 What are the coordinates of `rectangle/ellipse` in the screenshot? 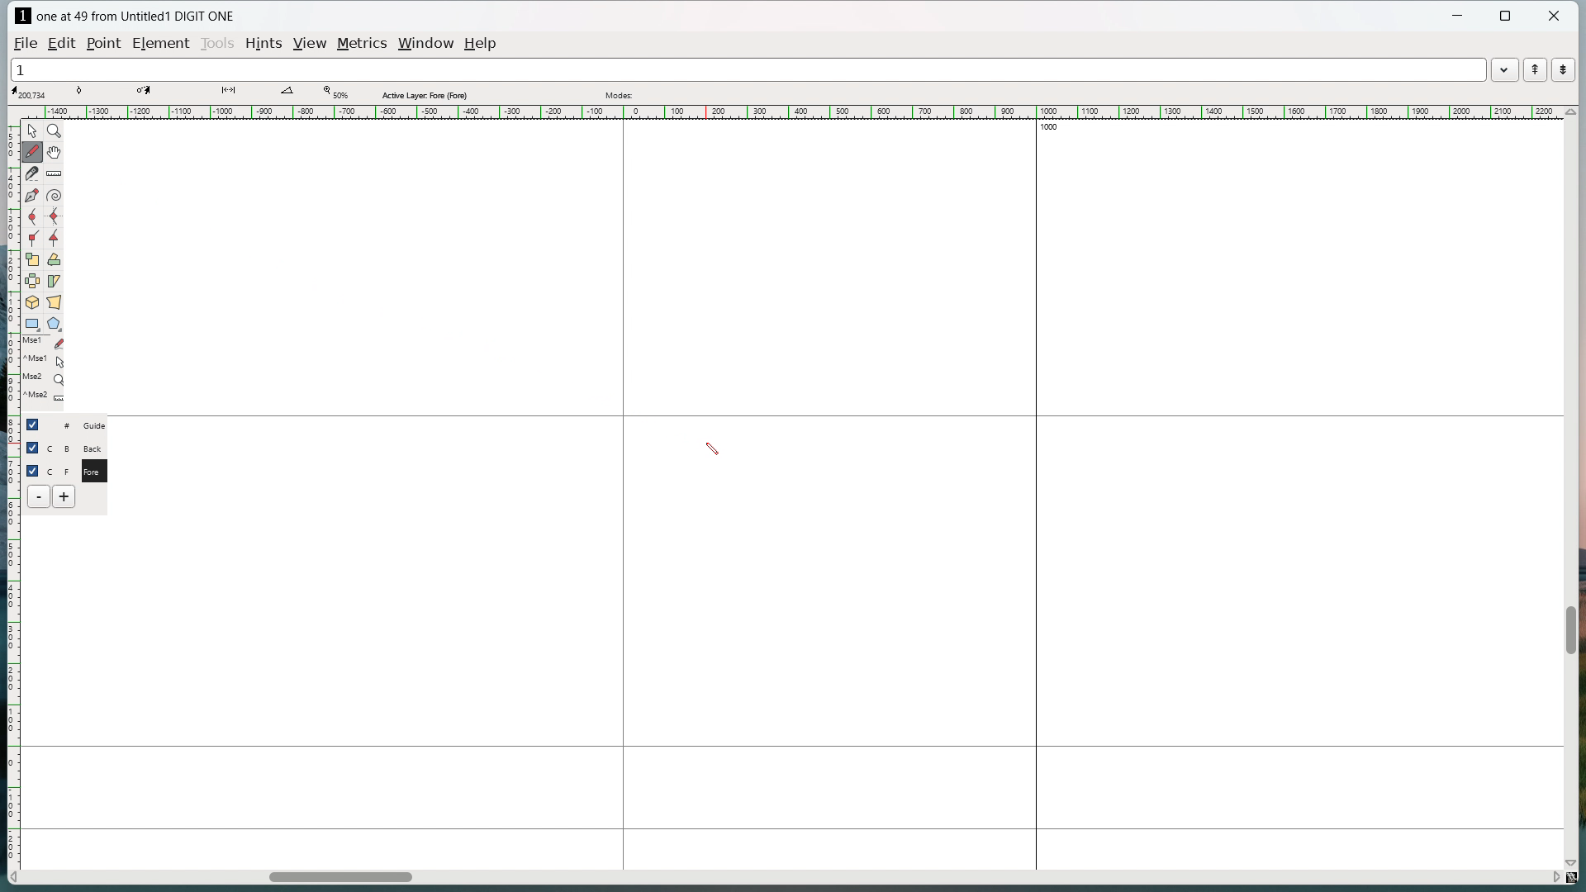 It's located at (32, 323).